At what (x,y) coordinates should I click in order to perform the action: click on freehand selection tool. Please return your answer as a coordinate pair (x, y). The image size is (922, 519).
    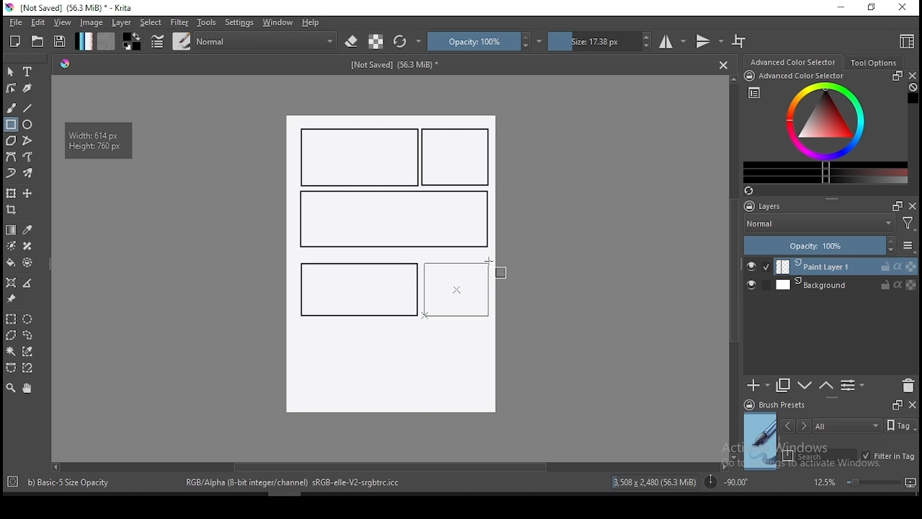
    Looking at the image, I should click on (28, 335).